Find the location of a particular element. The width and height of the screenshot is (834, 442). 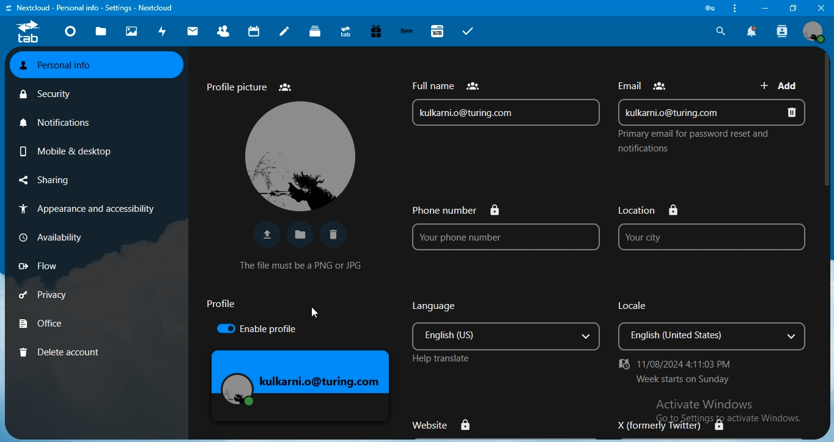

search contact is located at coordinates (783, 31).